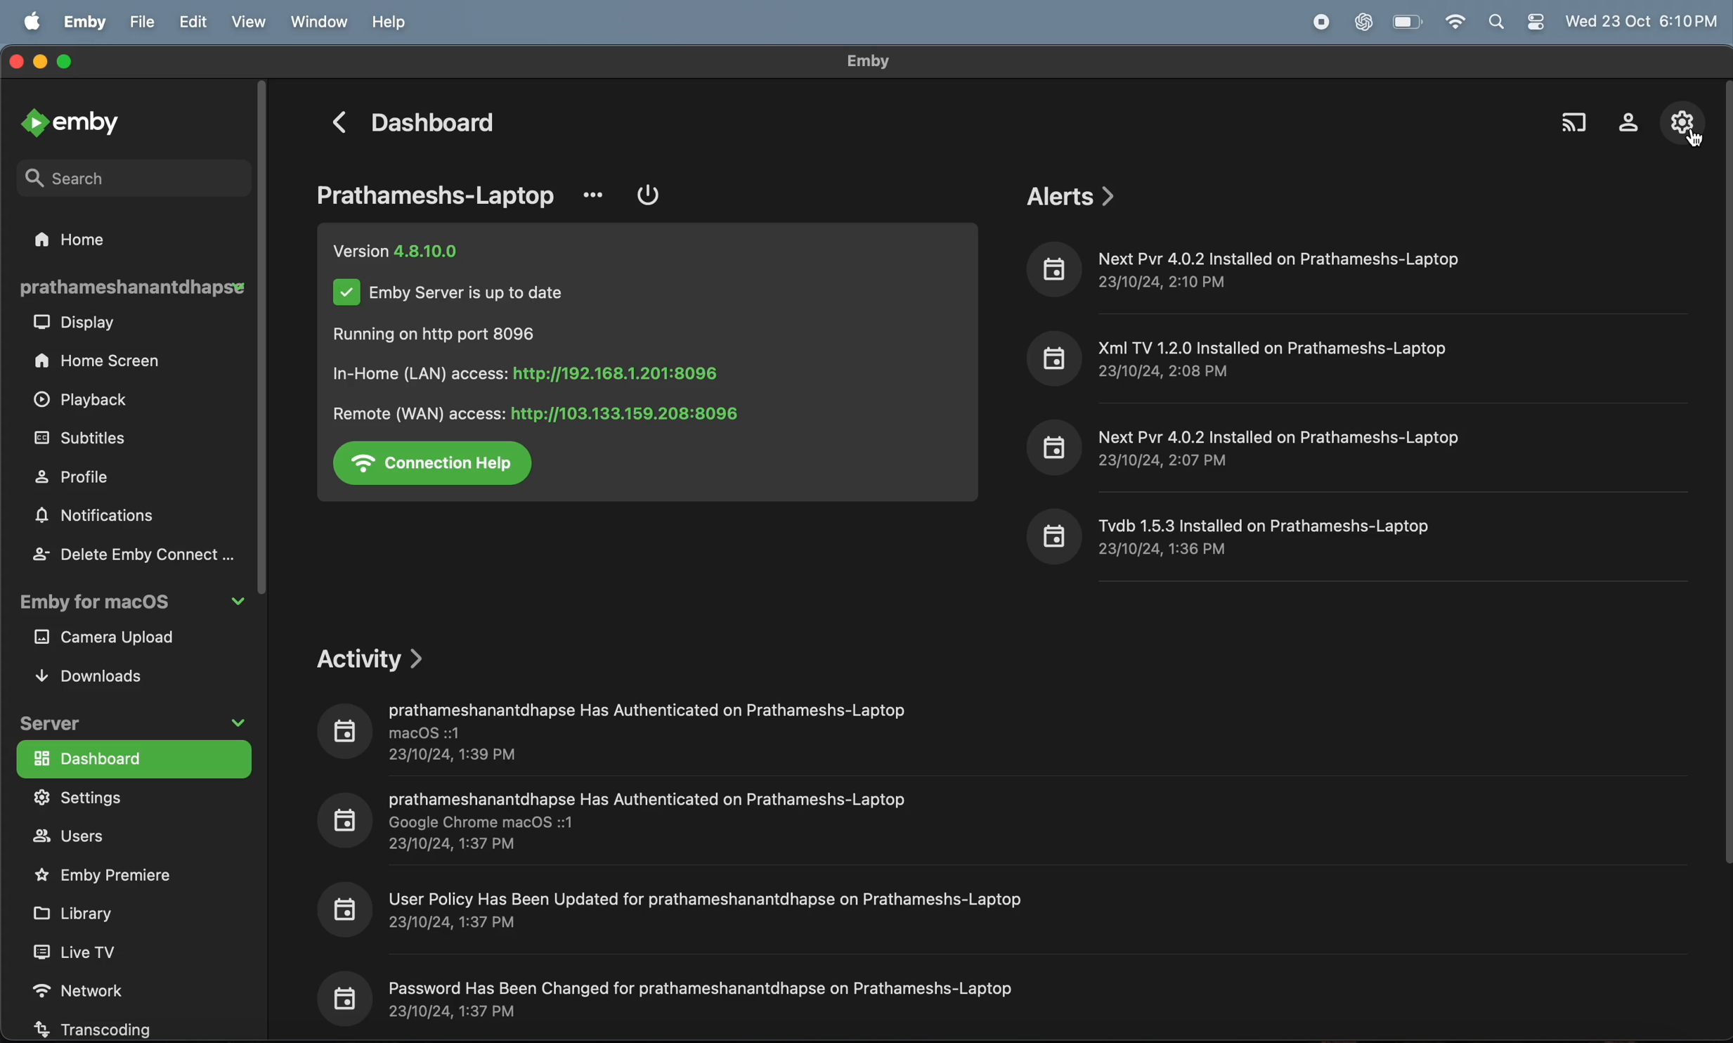  I want to click on 8 Next Pvr 4.0.2 Installed on Prathameshs-Laptop
23/10/24, 2:07 PM, so click(1244, 450).